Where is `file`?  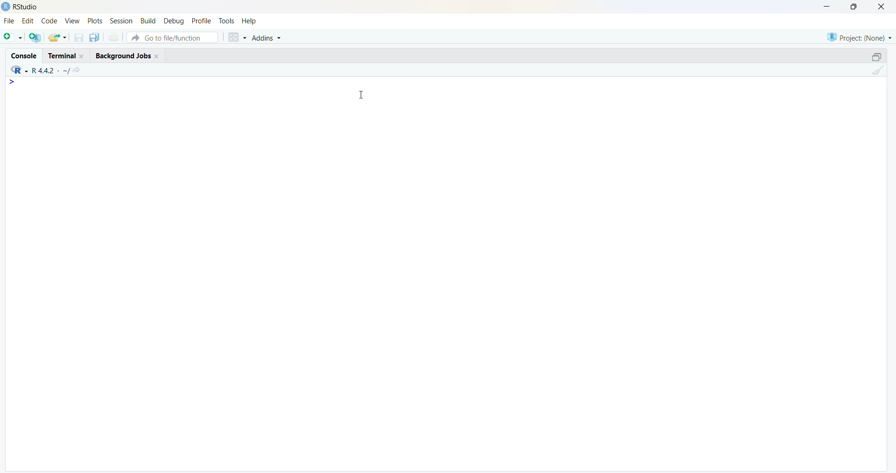
file is located at coordinates (9, 20).